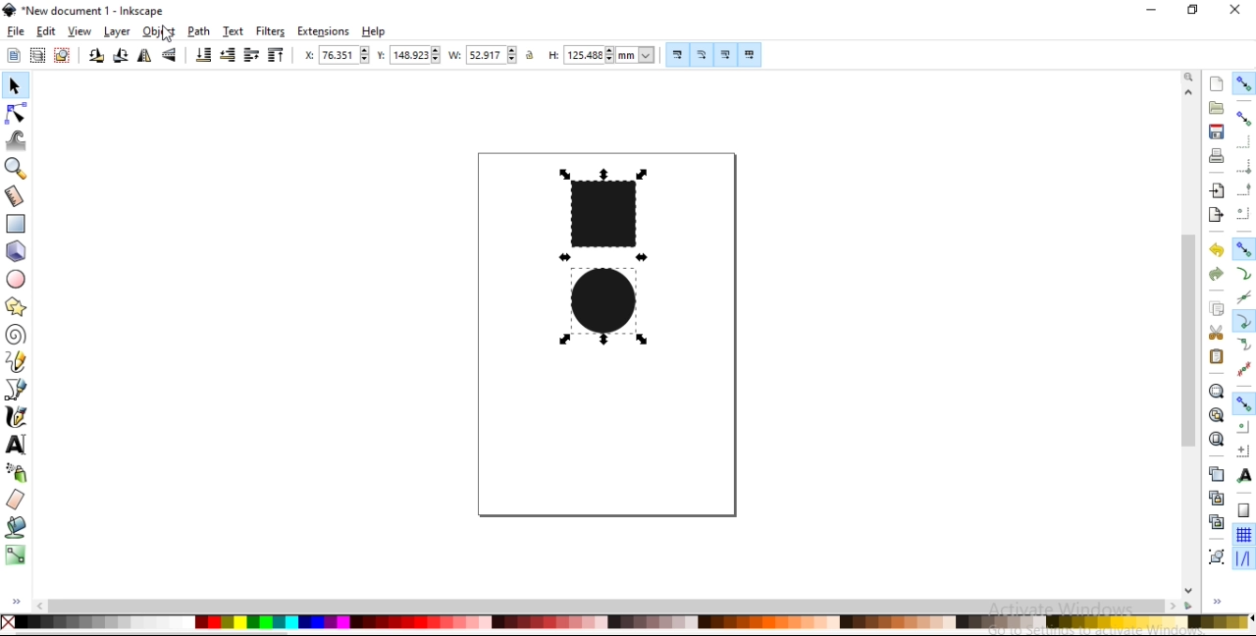 The height and width of the screenshot is (636, 1256). I want to click on horizontal coordinate of selection, so click(336, 56).